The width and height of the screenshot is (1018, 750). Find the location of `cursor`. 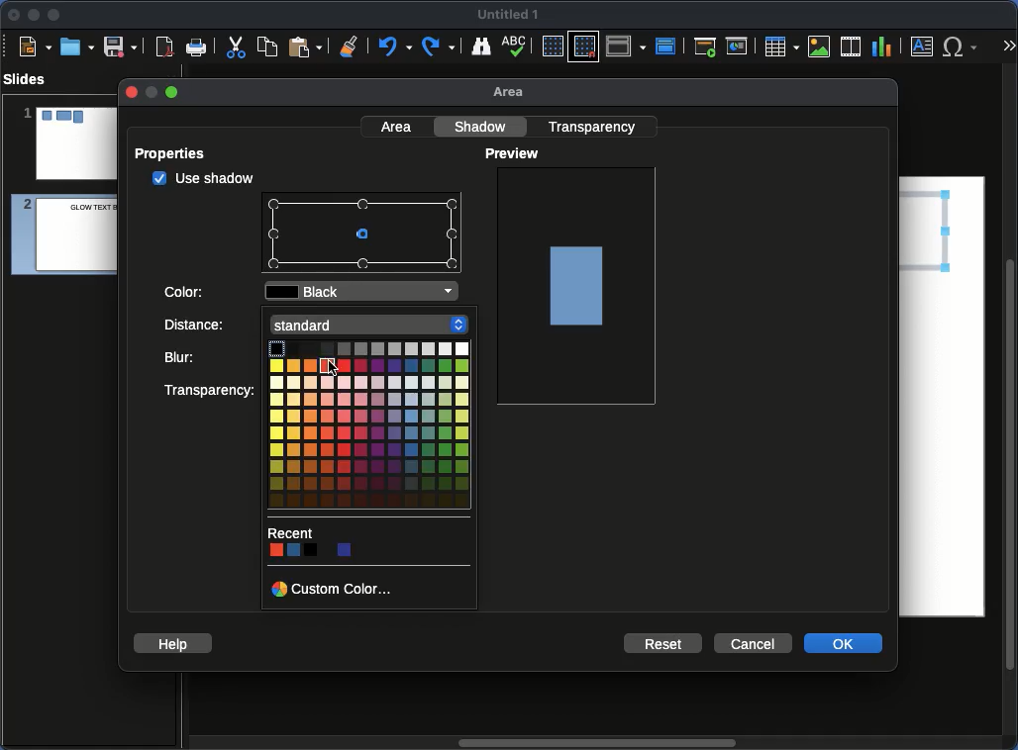

cursor is located at coordinates (332, 369).